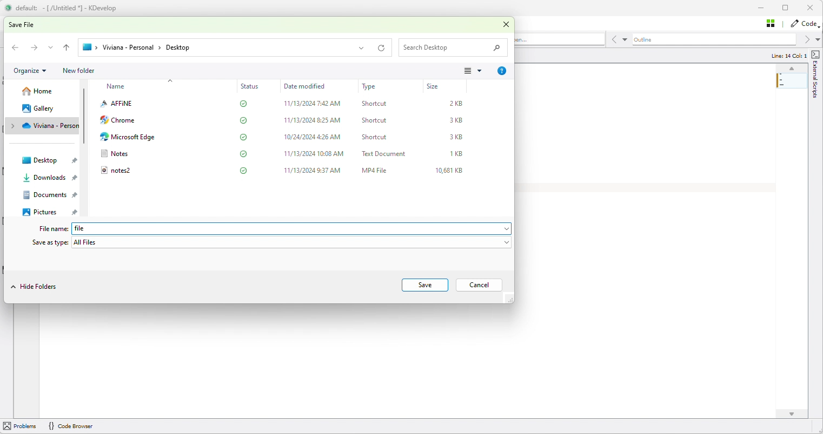 The width and height of the screenshot is (823, 434). What do you see at coordinates (452, 171) in the screenshot?
I see `10,681 KB.` at bounding box center [452, 171].